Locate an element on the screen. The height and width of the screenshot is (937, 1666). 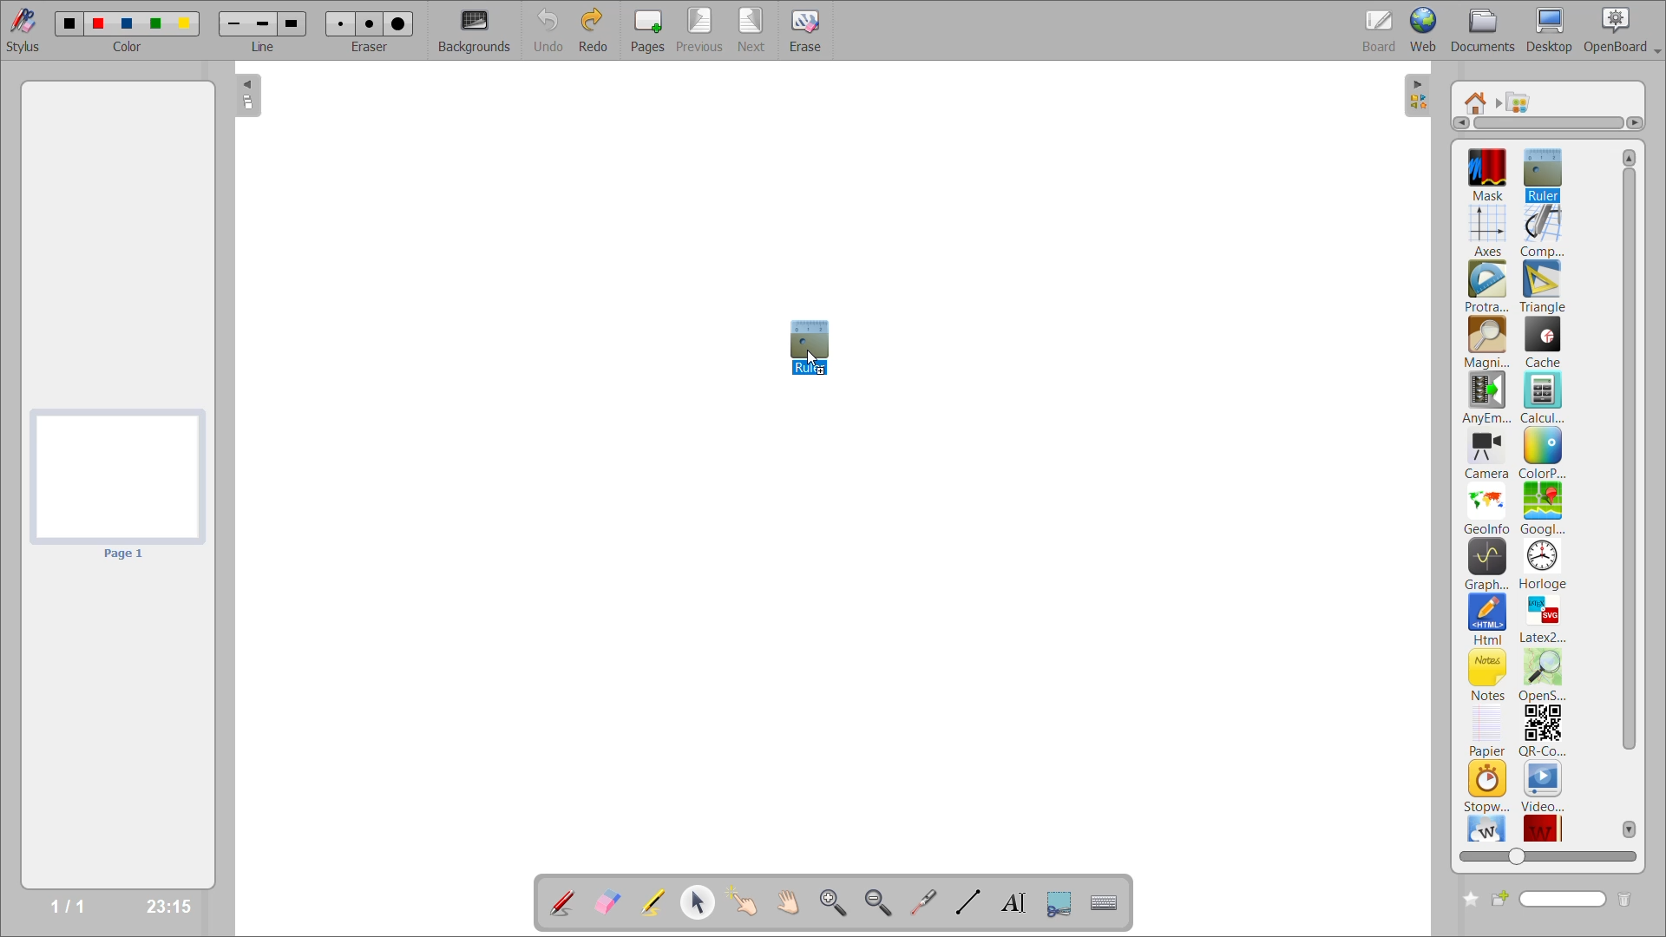
board is located at coordinates (1382, 29).